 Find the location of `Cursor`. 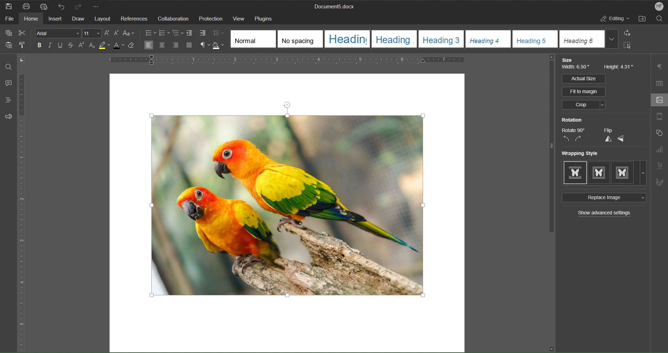

Cursor is located at coordinates (320, 275).